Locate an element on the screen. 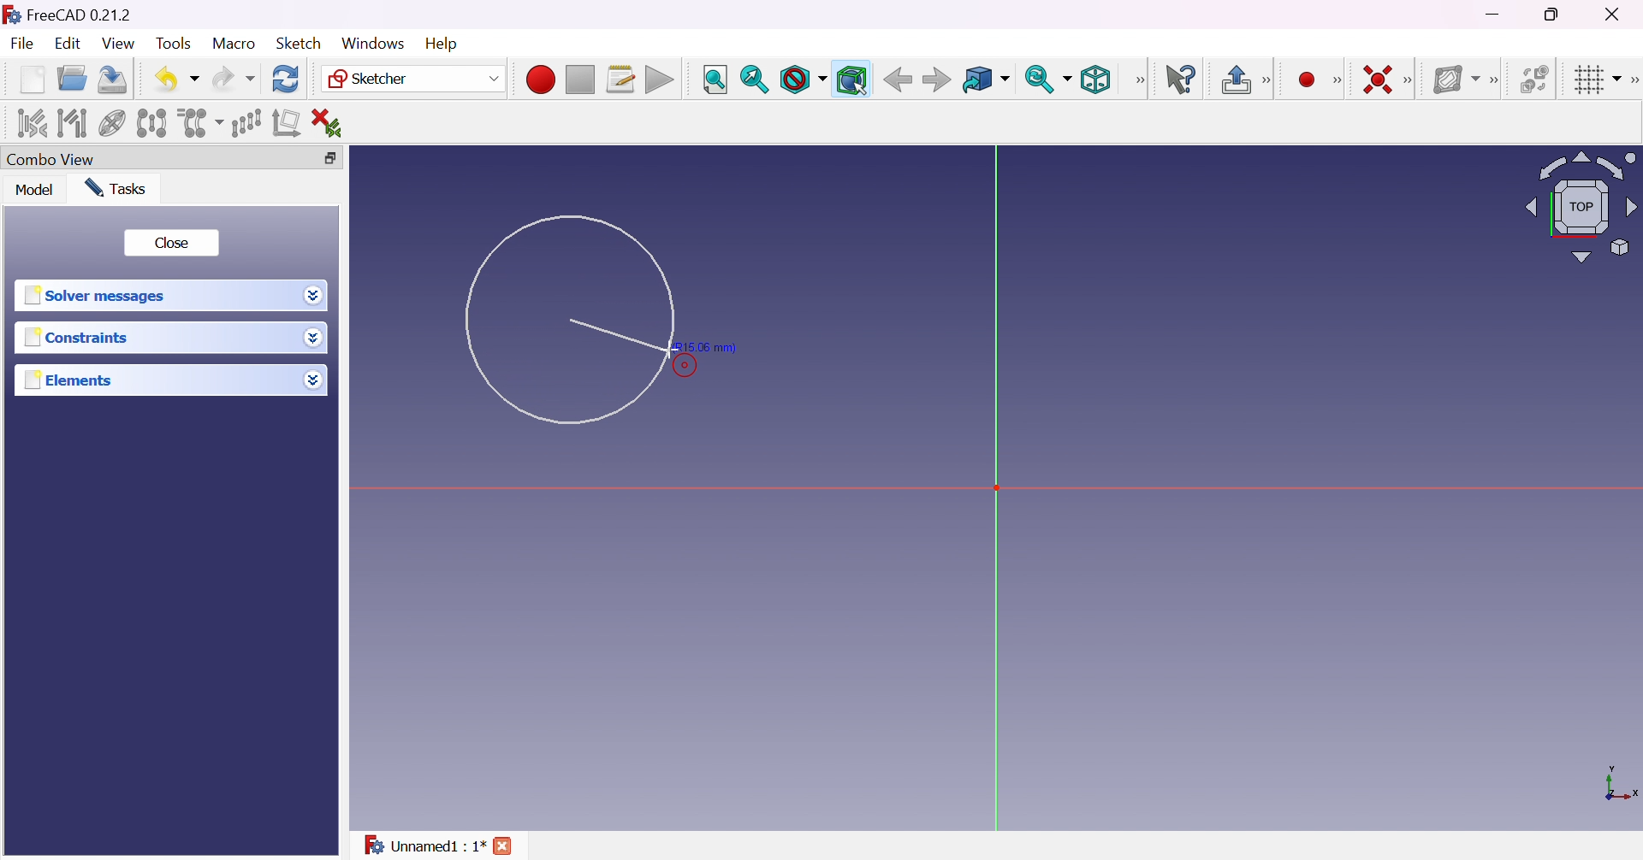 The width and height of the screenshot is (1643, 860). Draw style is located at coordinates (803, 80).